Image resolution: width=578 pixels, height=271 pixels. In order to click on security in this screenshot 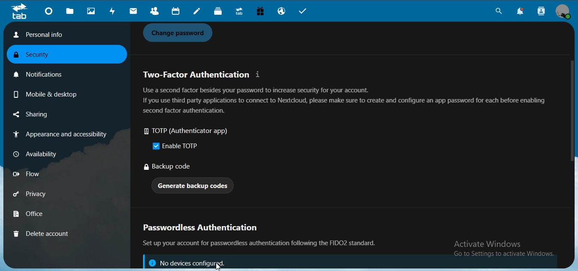, I will do `click(38, 55)`.